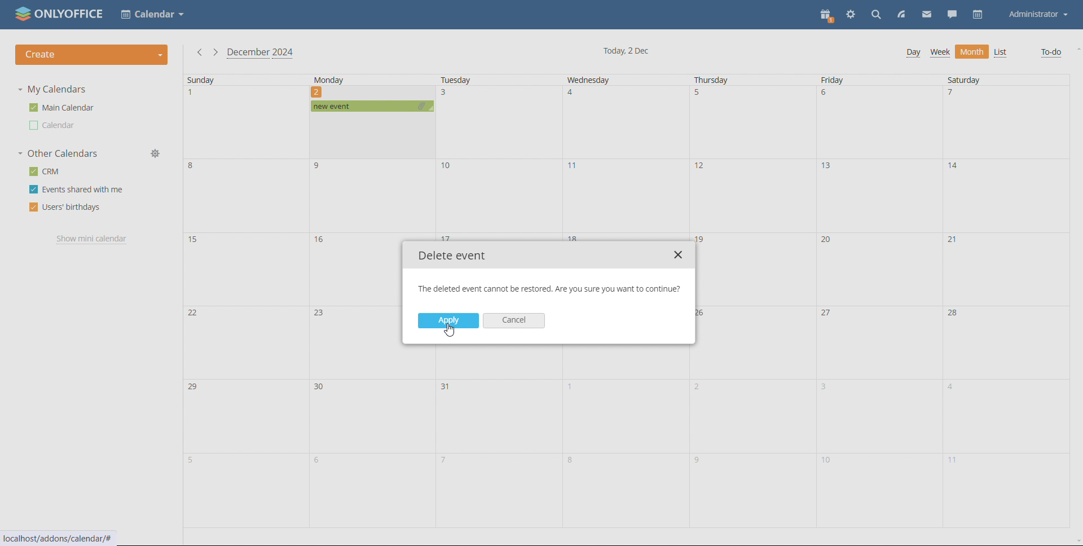 Image resolution: width=1083 pixels, height=546 pixels. Describe the element at coordinates (513, 320) in the screenshot. I see `Cancel` at that location.